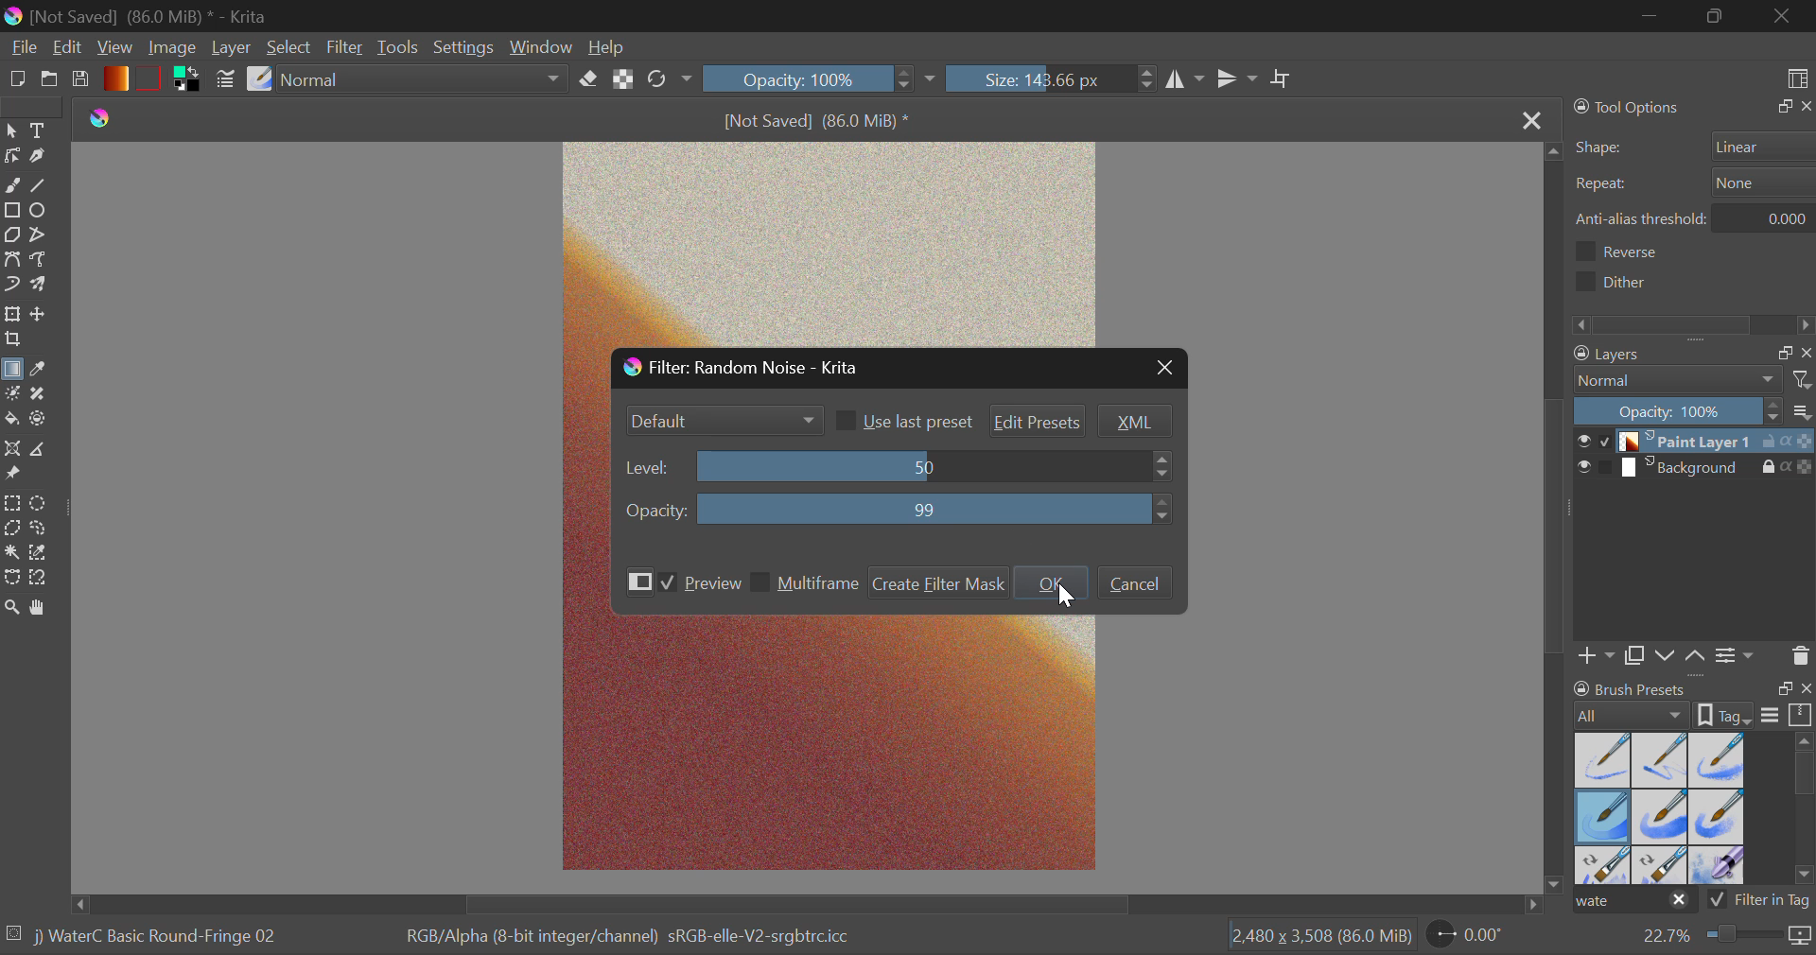 This screenshot has width=1816, height=955. What do you see at coordinates (44, 530) in the screenshot?
I see `Freehand Selection` at bounding box center [44, 530].